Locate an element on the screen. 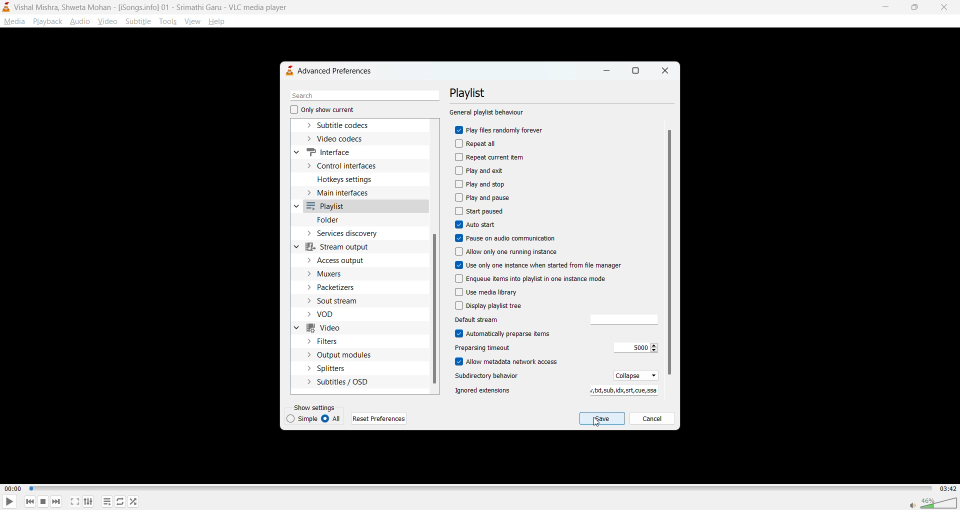 Image resolution: width=960 pixels, height=510 pixels. services discovery is located at coordinates (349, 233).